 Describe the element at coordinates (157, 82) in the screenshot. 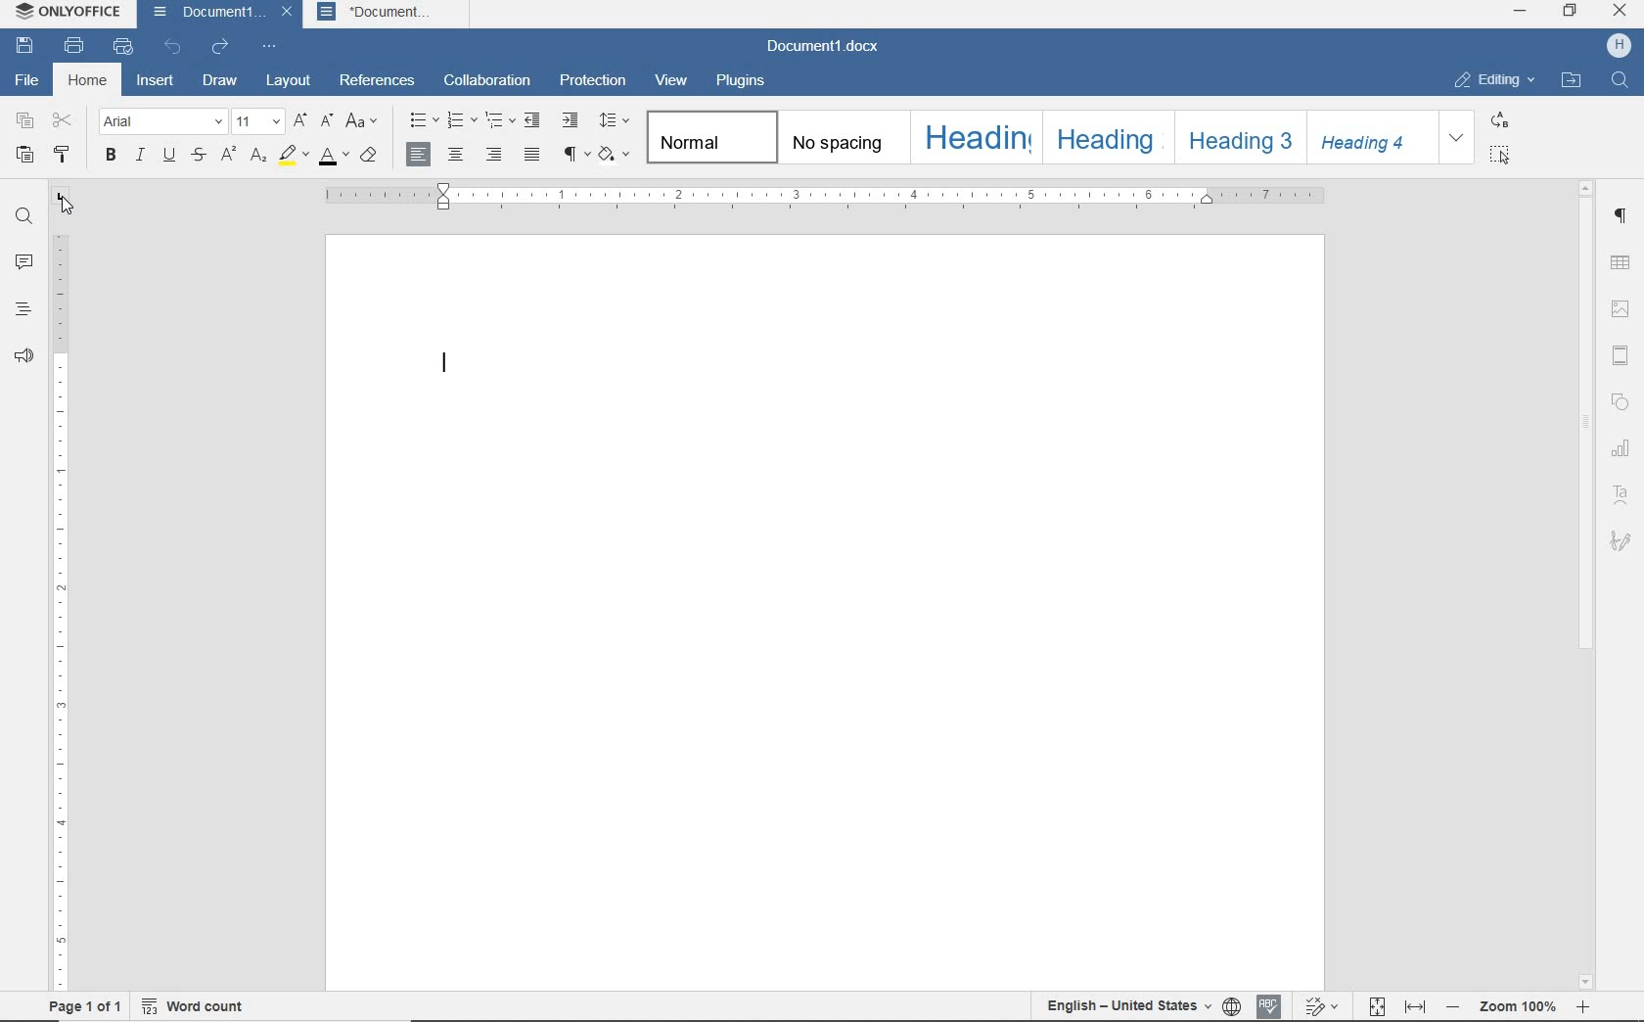

I see `INSERT` at that location.